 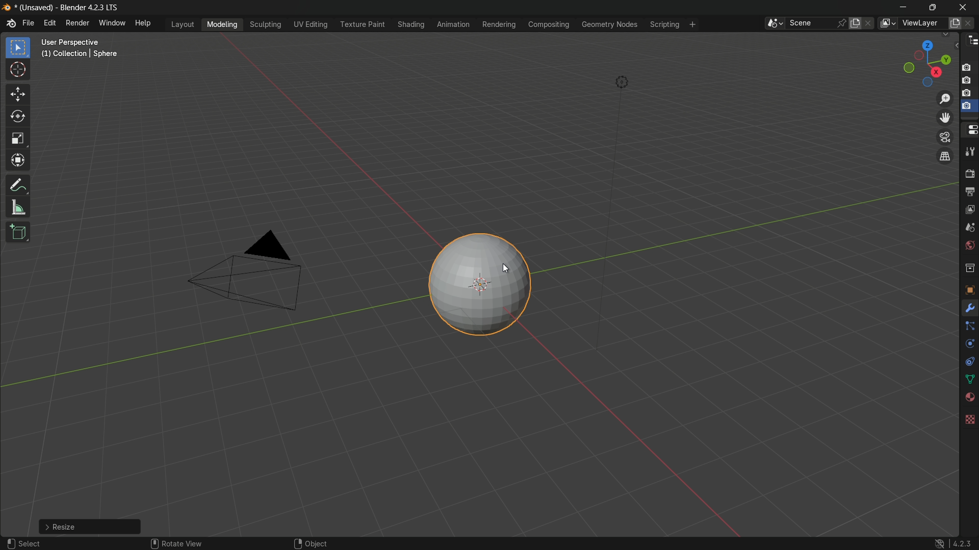 I want to click on shading menu, so click(x=409, y=23).